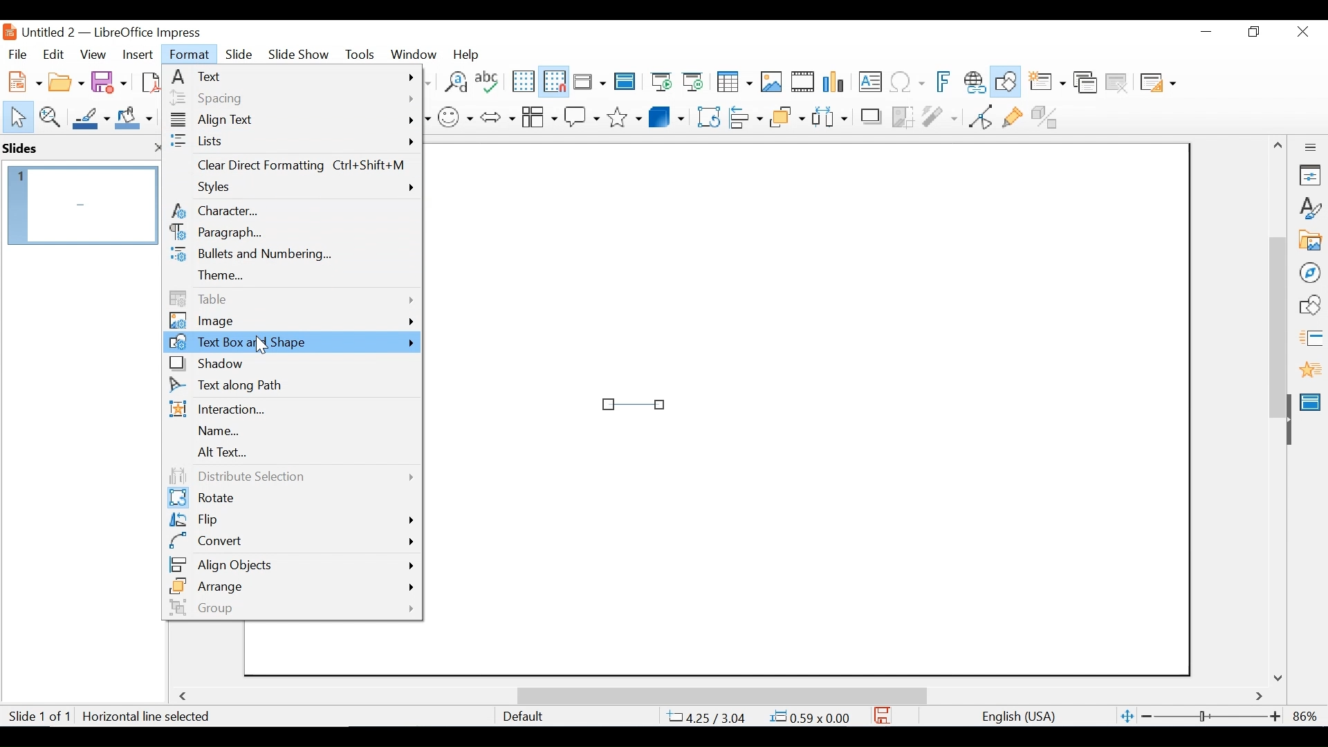 The height and width of the screenshot is (747, 1328). I want to click on Help, so click(470, 54).